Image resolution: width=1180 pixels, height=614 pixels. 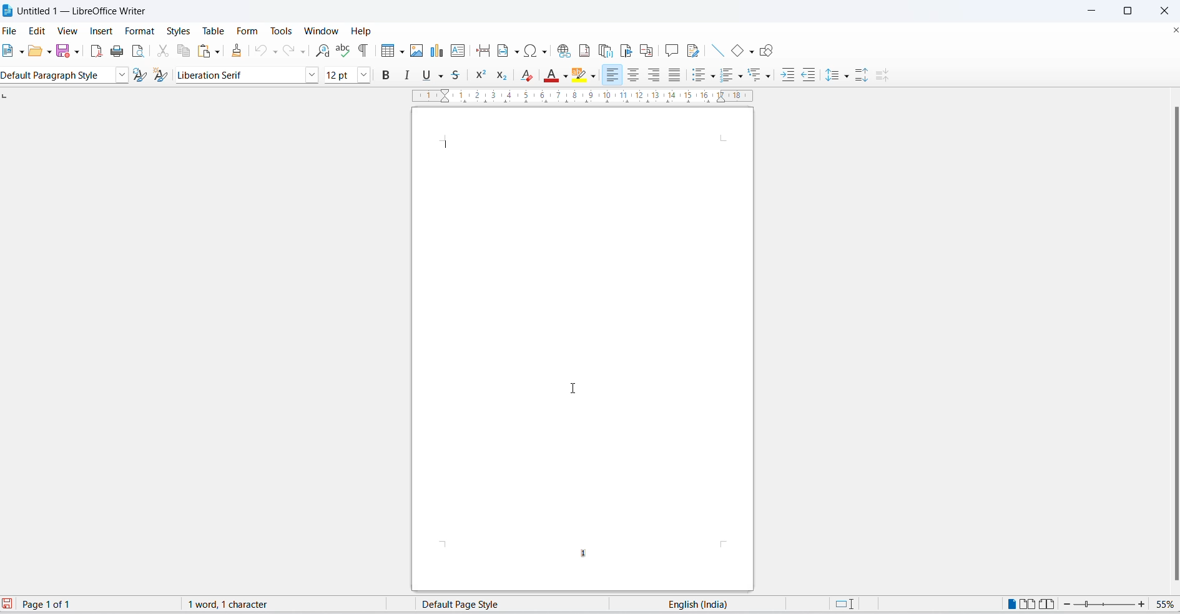 I want to click on insert cross reference, so click(x=646, y=50).